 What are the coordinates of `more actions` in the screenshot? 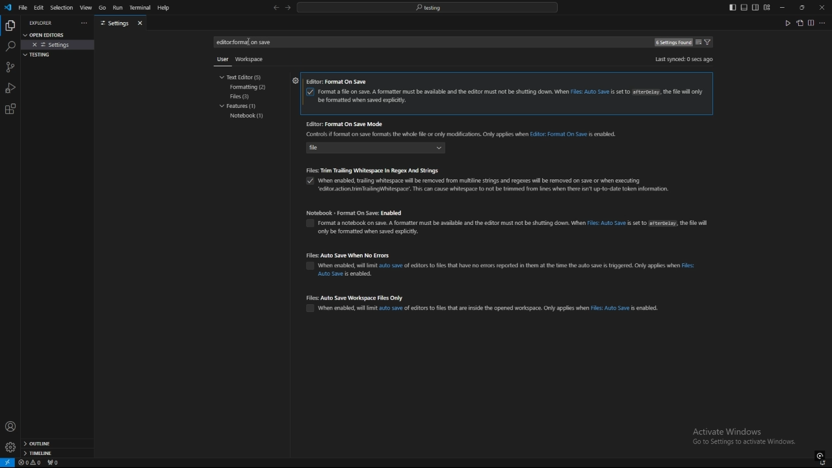 It's located at (83, 23).